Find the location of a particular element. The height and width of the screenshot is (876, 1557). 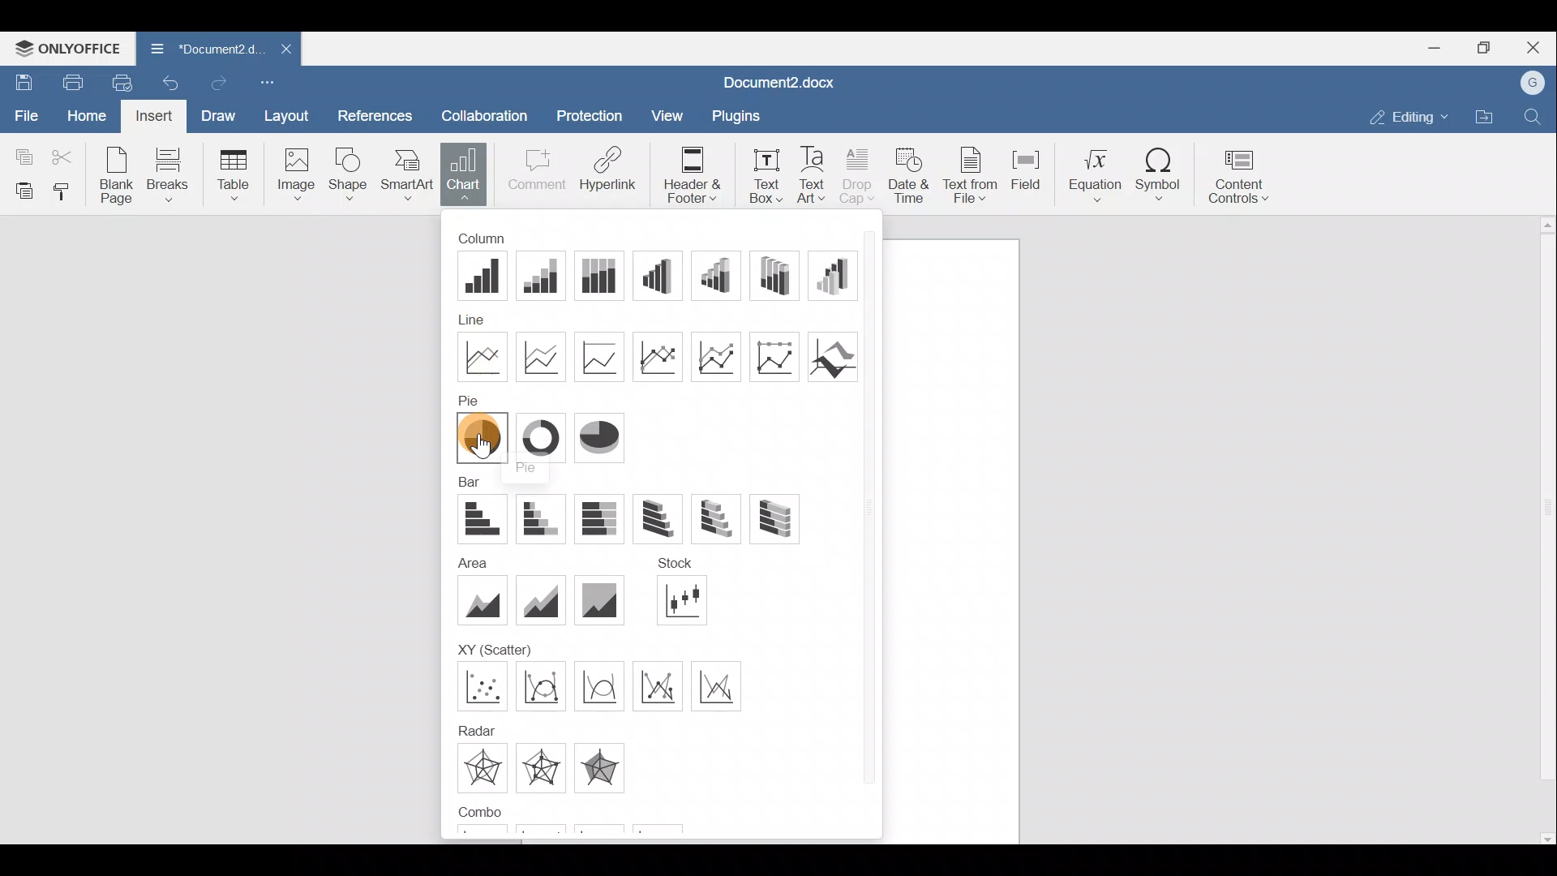

Paste is located at coordinates (20, 190).